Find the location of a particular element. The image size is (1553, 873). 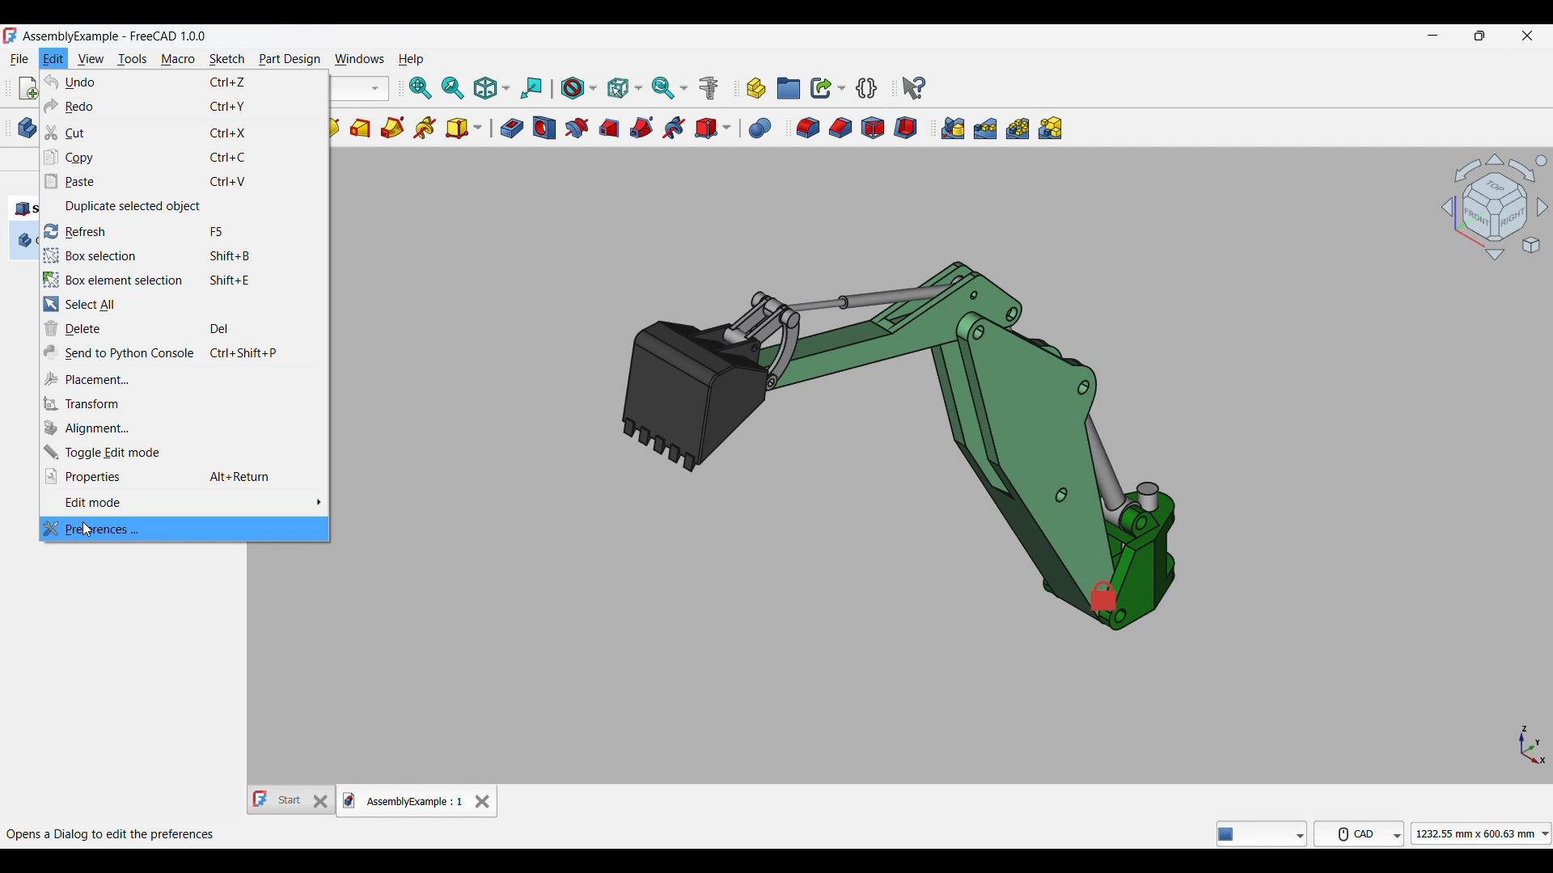

Sketch menu  is located at coordinates (227, 59).